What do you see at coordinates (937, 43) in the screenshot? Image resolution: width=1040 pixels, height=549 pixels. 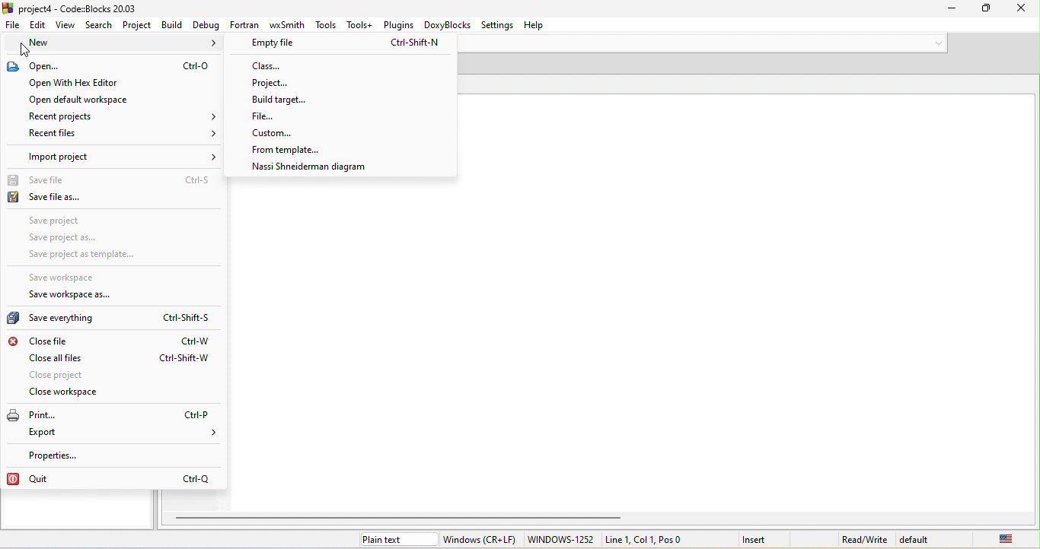 I see `down` at bounding box center [937, 43].